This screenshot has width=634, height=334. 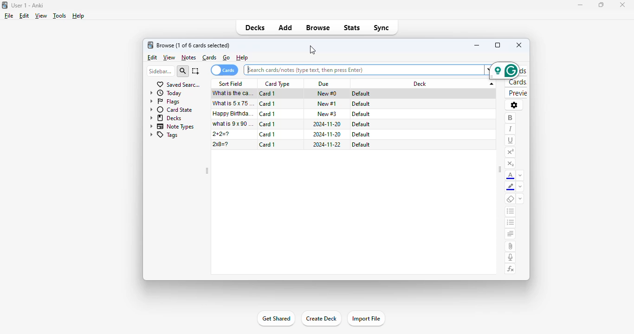 I want to click on maximize, so click(x=498, y=45).